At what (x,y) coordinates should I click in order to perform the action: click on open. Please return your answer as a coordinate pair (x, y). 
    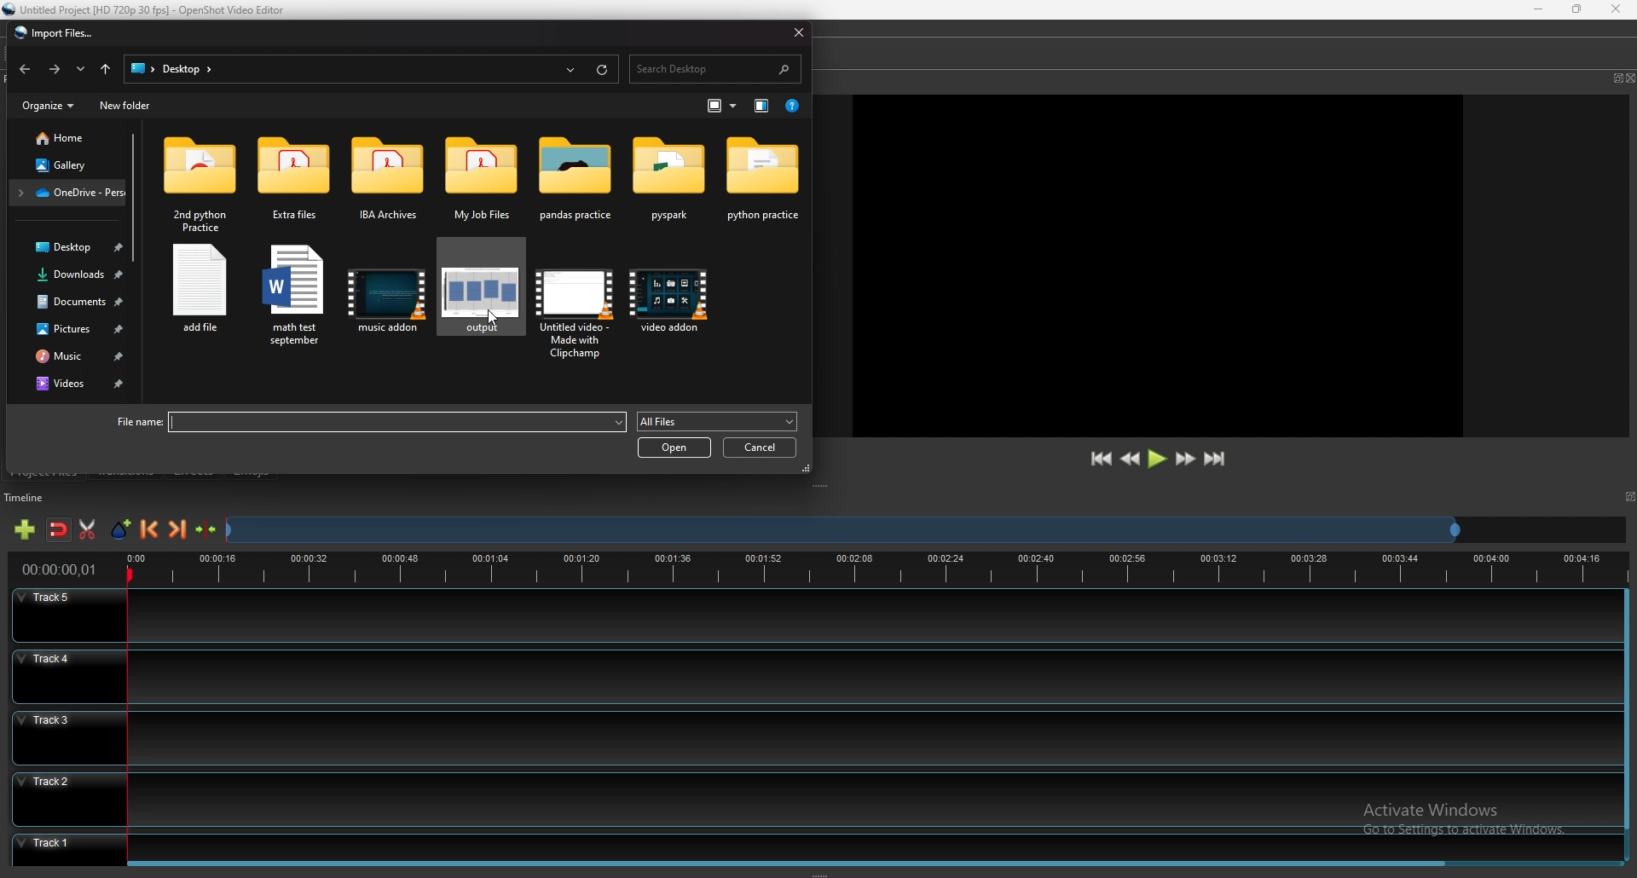
    Looking at the image, I should click on (674, 448).